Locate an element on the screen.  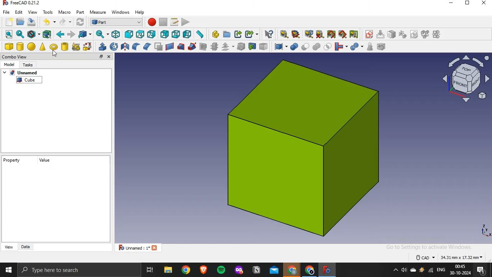
time and date is located at coordinates (460, 271).